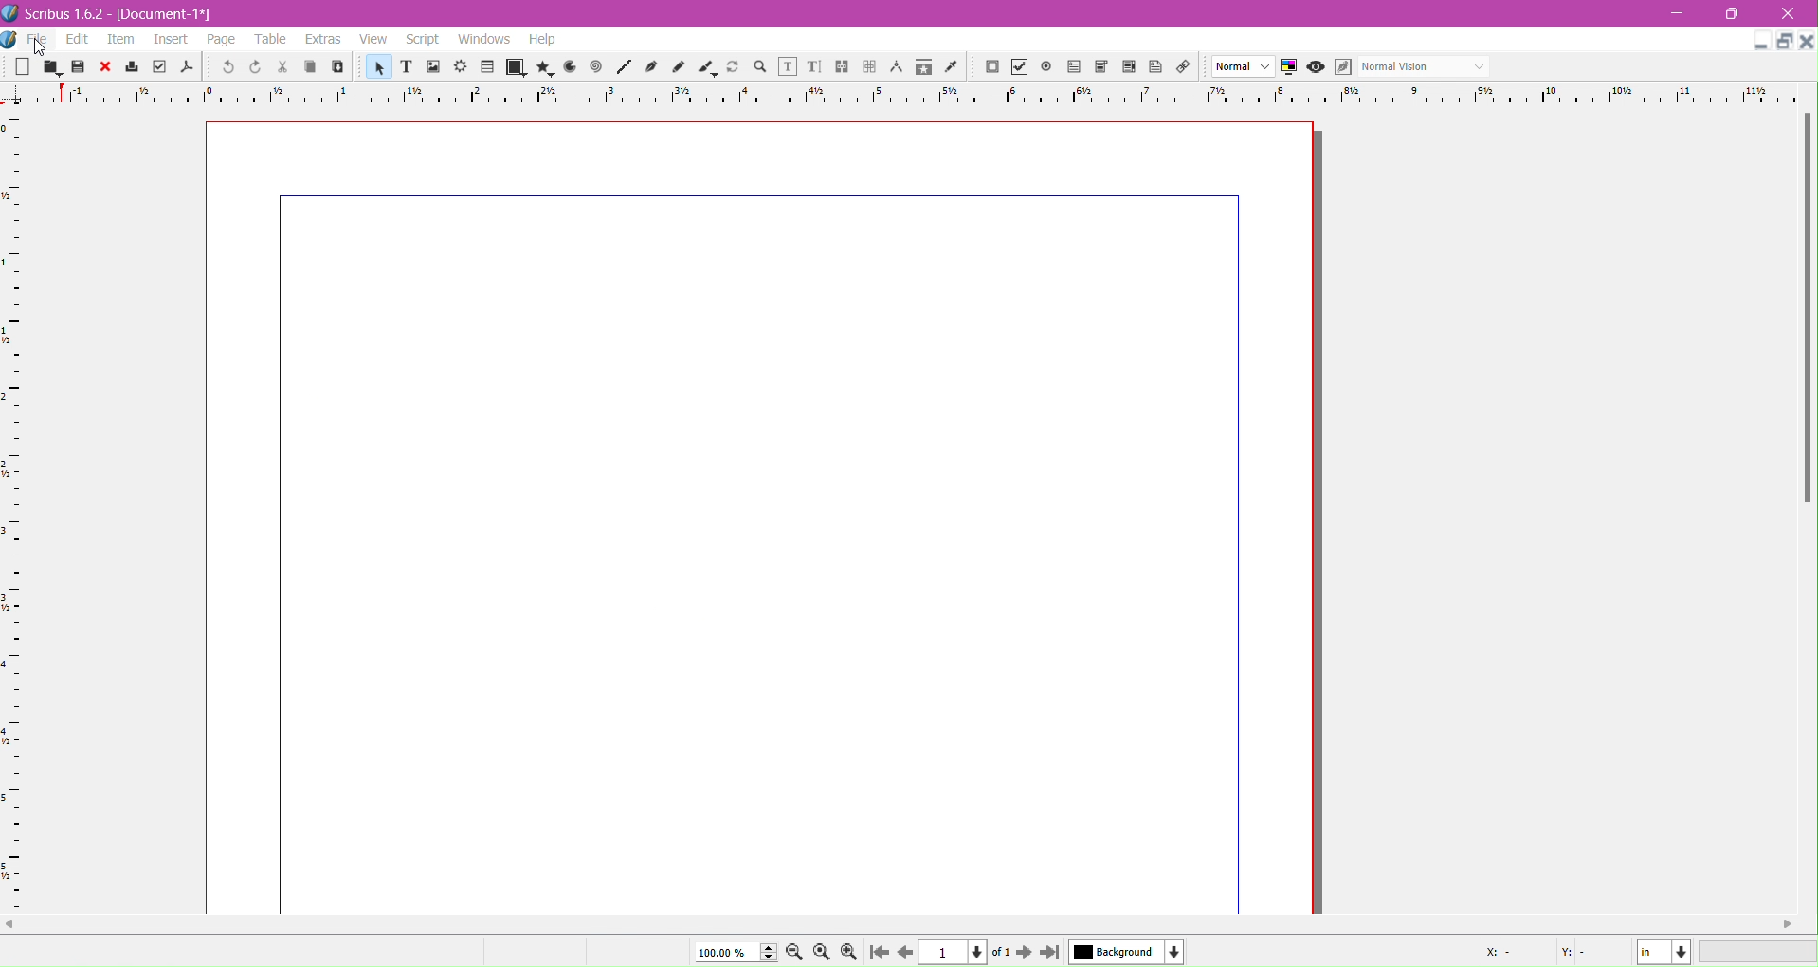 The height and width of the screenshot is (967, 1818). Describe the element at coordinates (904, 925) in the screenshot. I see `Scroll` at that location.